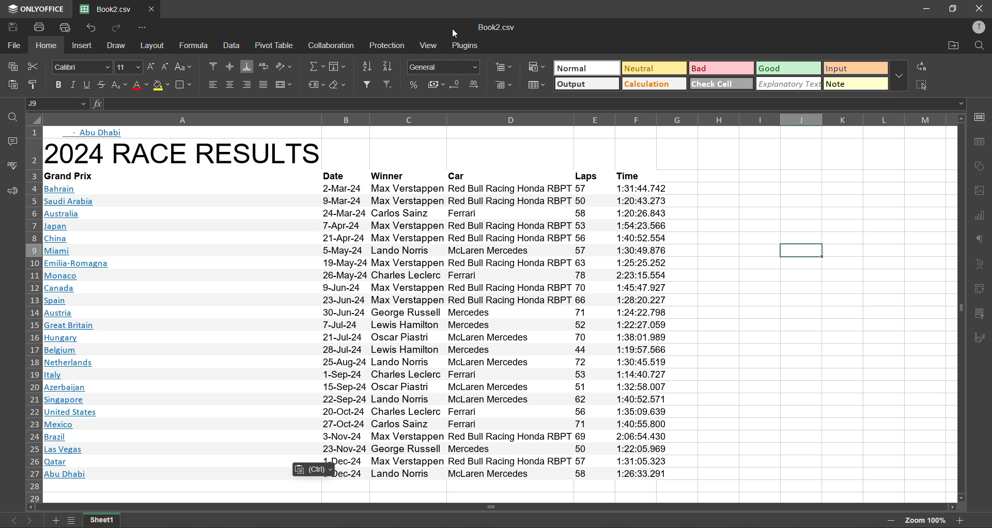 Image resolution: width=992 pixels, height=528 pixels. Describe the element at coordinates (214, 66) in the screenshot. I see `align top` at that location.